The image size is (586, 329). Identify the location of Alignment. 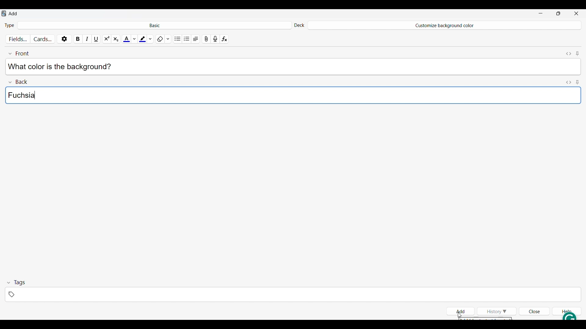
(196, 38).